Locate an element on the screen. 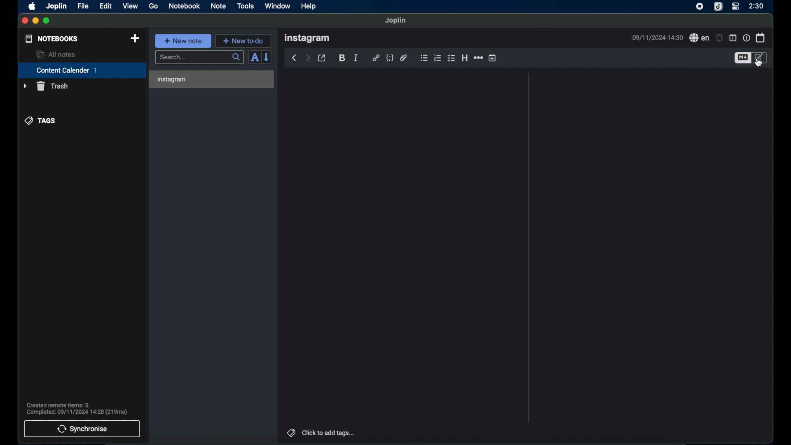 This screenshot has height=445, width=791. instagram is located at coordinates (173, 80).